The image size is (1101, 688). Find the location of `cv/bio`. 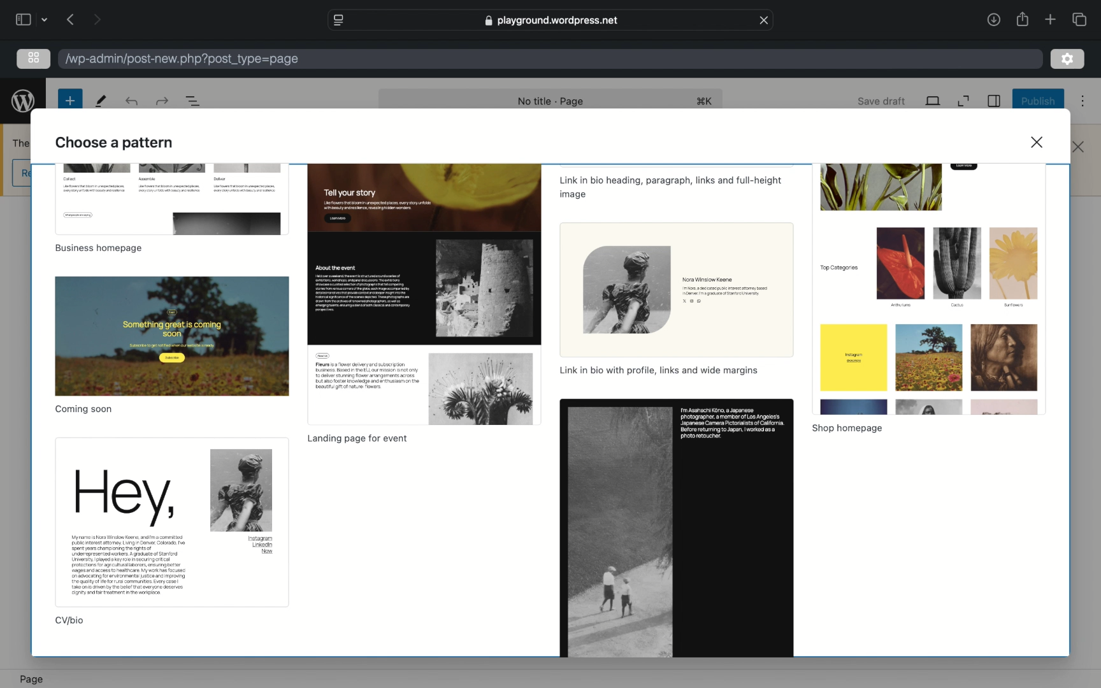

cv/bio is located at coordinates (70, 621).